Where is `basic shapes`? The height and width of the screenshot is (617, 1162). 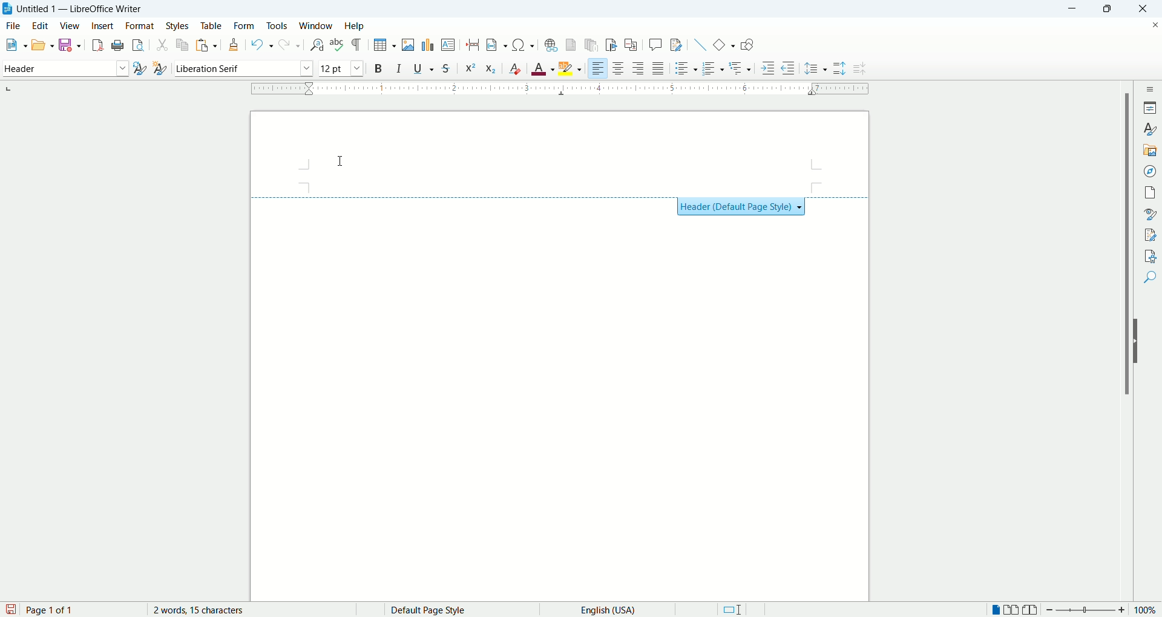
basic shapes is located at coordinates (719, 45).